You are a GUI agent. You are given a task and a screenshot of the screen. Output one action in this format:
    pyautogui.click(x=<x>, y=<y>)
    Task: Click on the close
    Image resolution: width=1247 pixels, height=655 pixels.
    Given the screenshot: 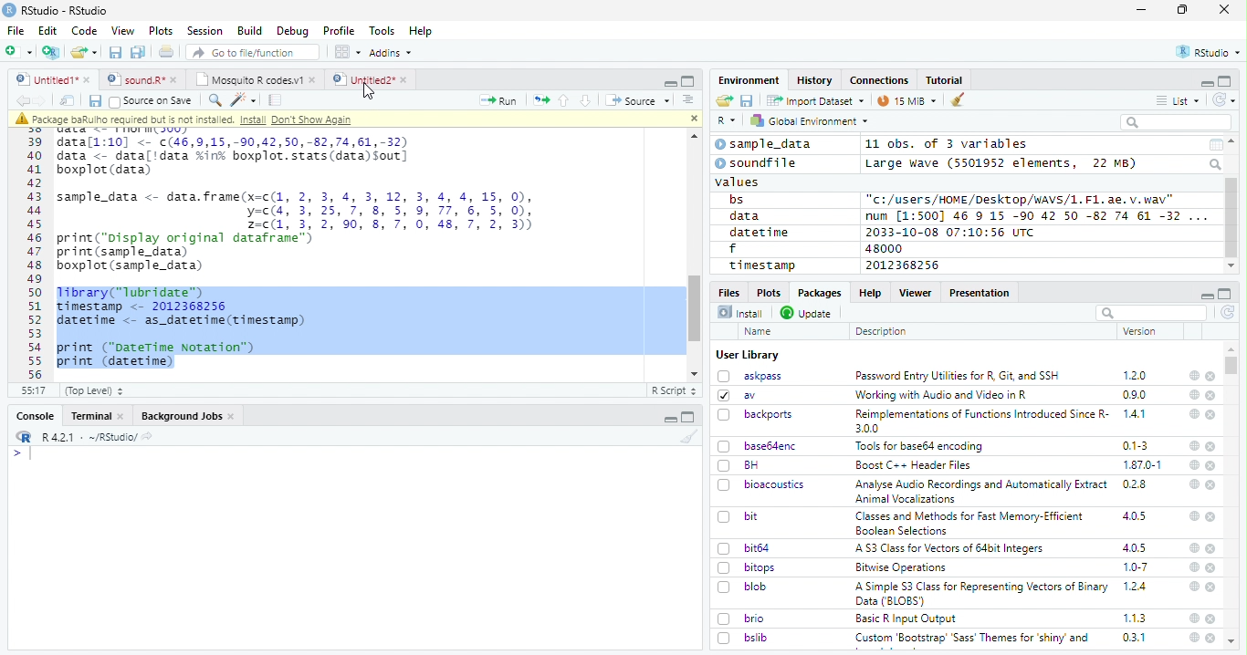 What is the action you would take?
    pyautogui.click(x=1210, y=638)
    